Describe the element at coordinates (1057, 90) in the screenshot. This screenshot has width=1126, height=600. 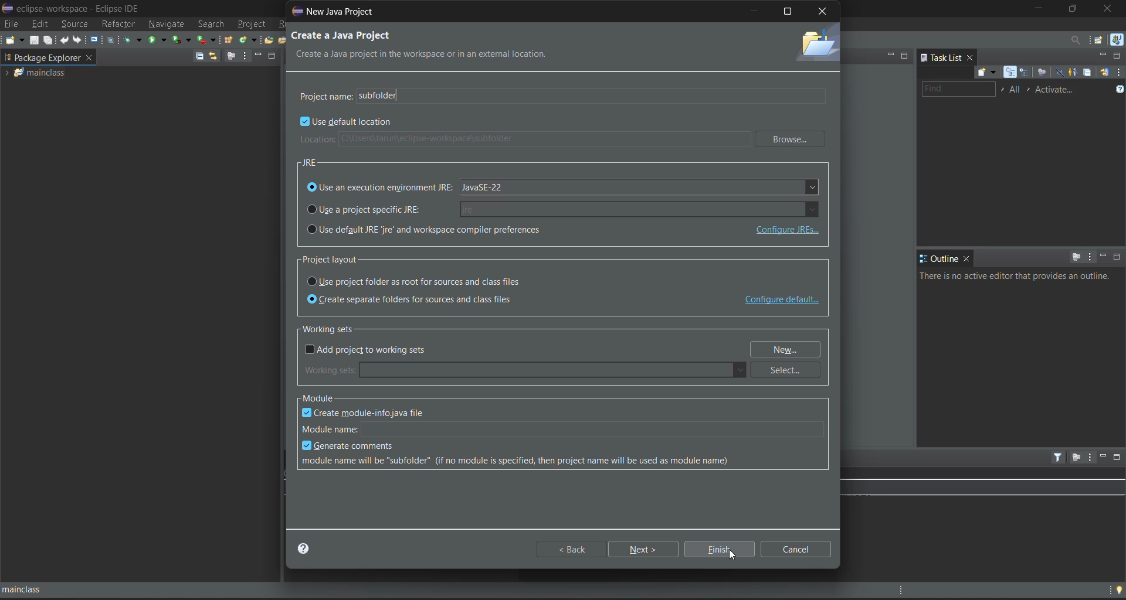
I see `activate` at that location.